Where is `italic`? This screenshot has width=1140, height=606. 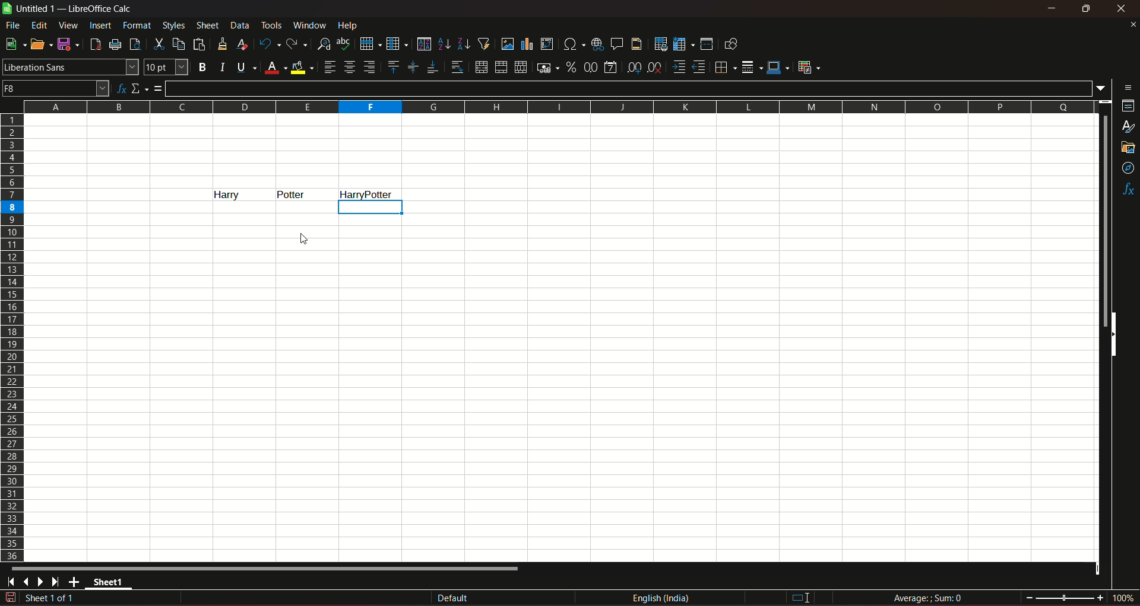 italic is located at coordinates (223, 66).